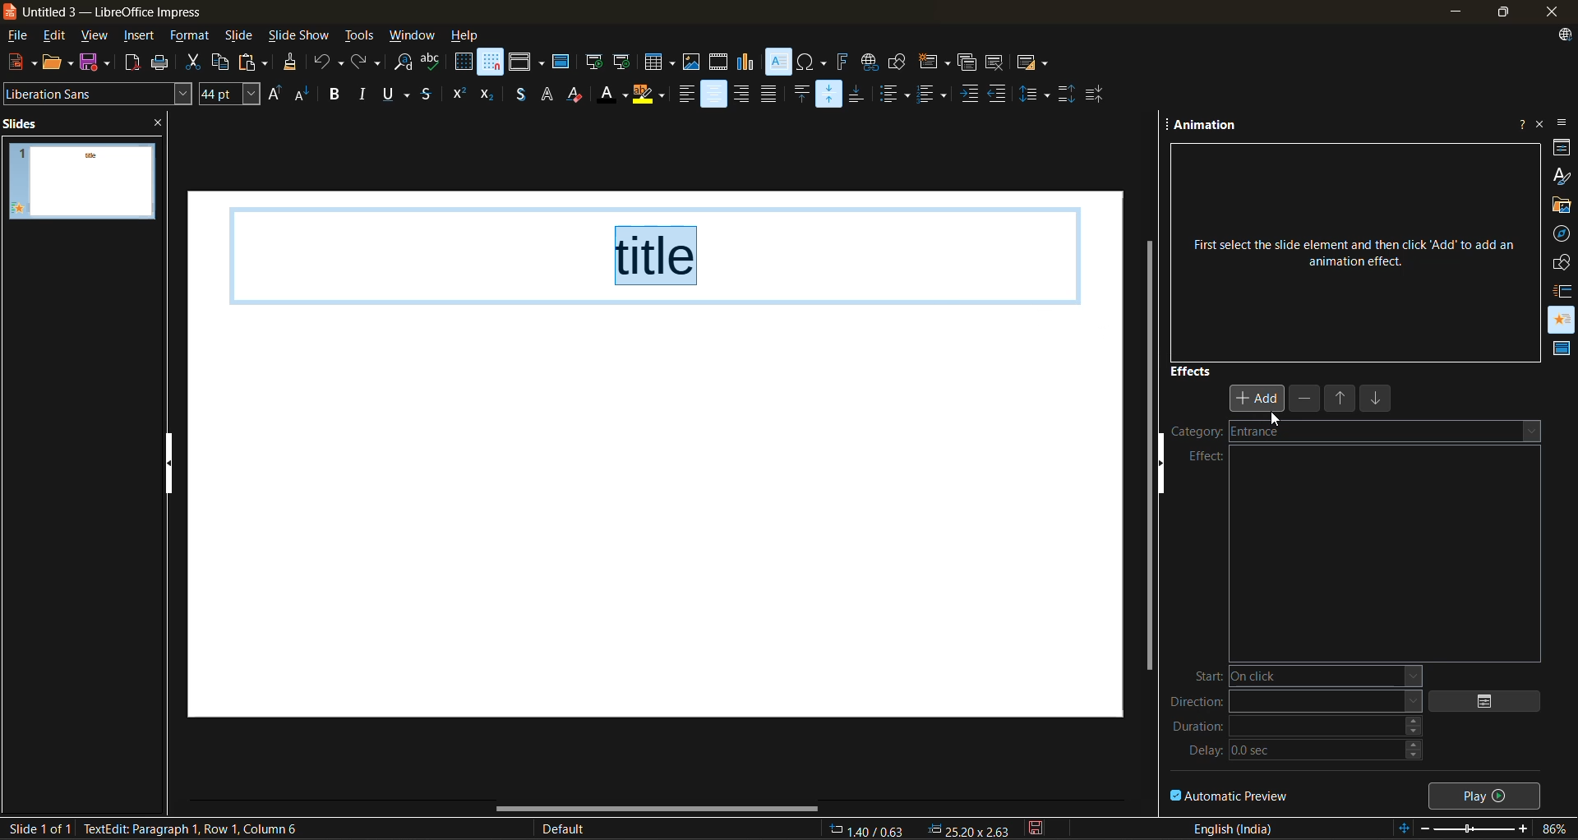  Describe the element at coordinates (520, 96) in the screenshot. I see `toggle shadow` at that location.